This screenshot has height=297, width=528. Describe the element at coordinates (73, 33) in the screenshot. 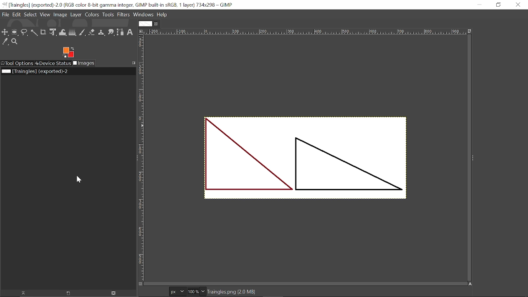

I see `Gradient tool` at that location.